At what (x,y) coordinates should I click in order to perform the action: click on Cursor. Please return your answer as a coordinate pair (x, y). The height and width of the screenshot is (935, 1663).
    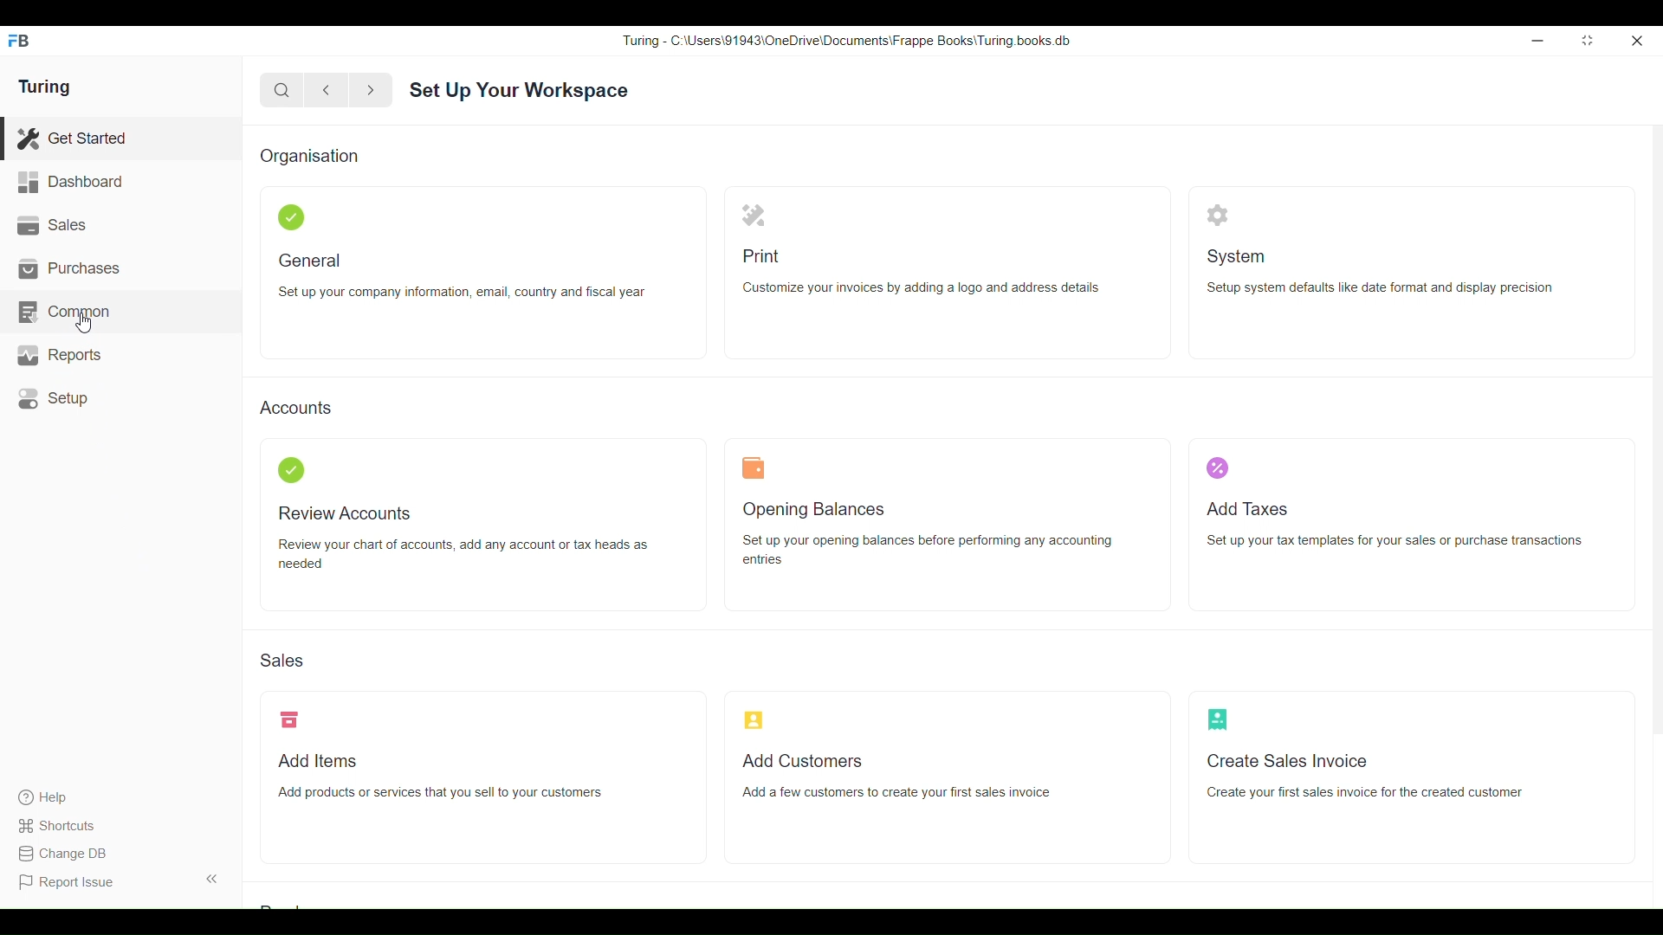
    Looking at the image, I should click on (84, 322).